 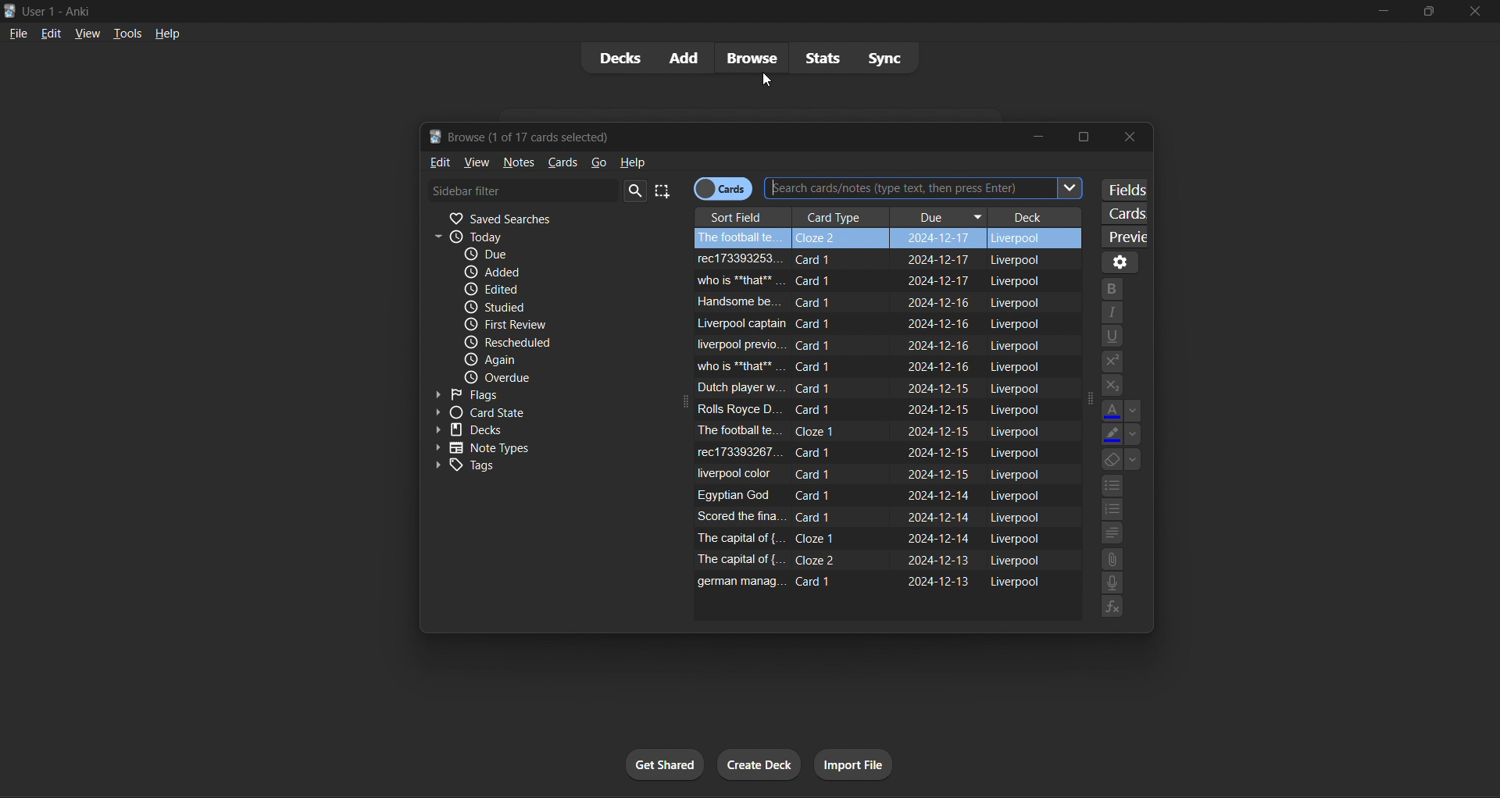 I want to click on options, so click(x=1134, y=461).